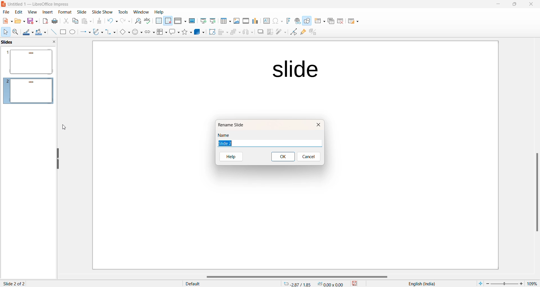 This screenshot has height=287, width=540. I want to click on slide, so click(294, 69).